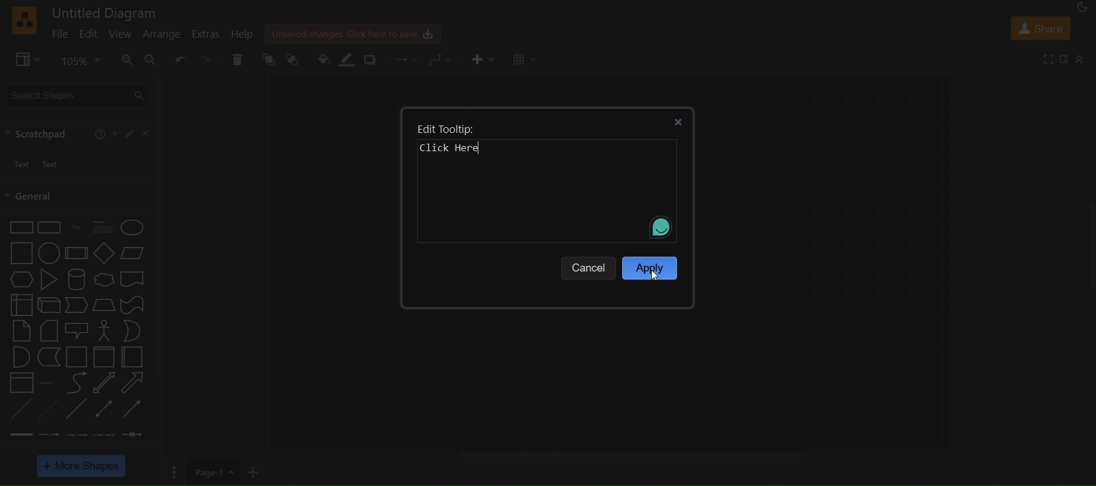 This screenshot has height=486, width=1096. I want to click on cylinder, so click(76, 280).